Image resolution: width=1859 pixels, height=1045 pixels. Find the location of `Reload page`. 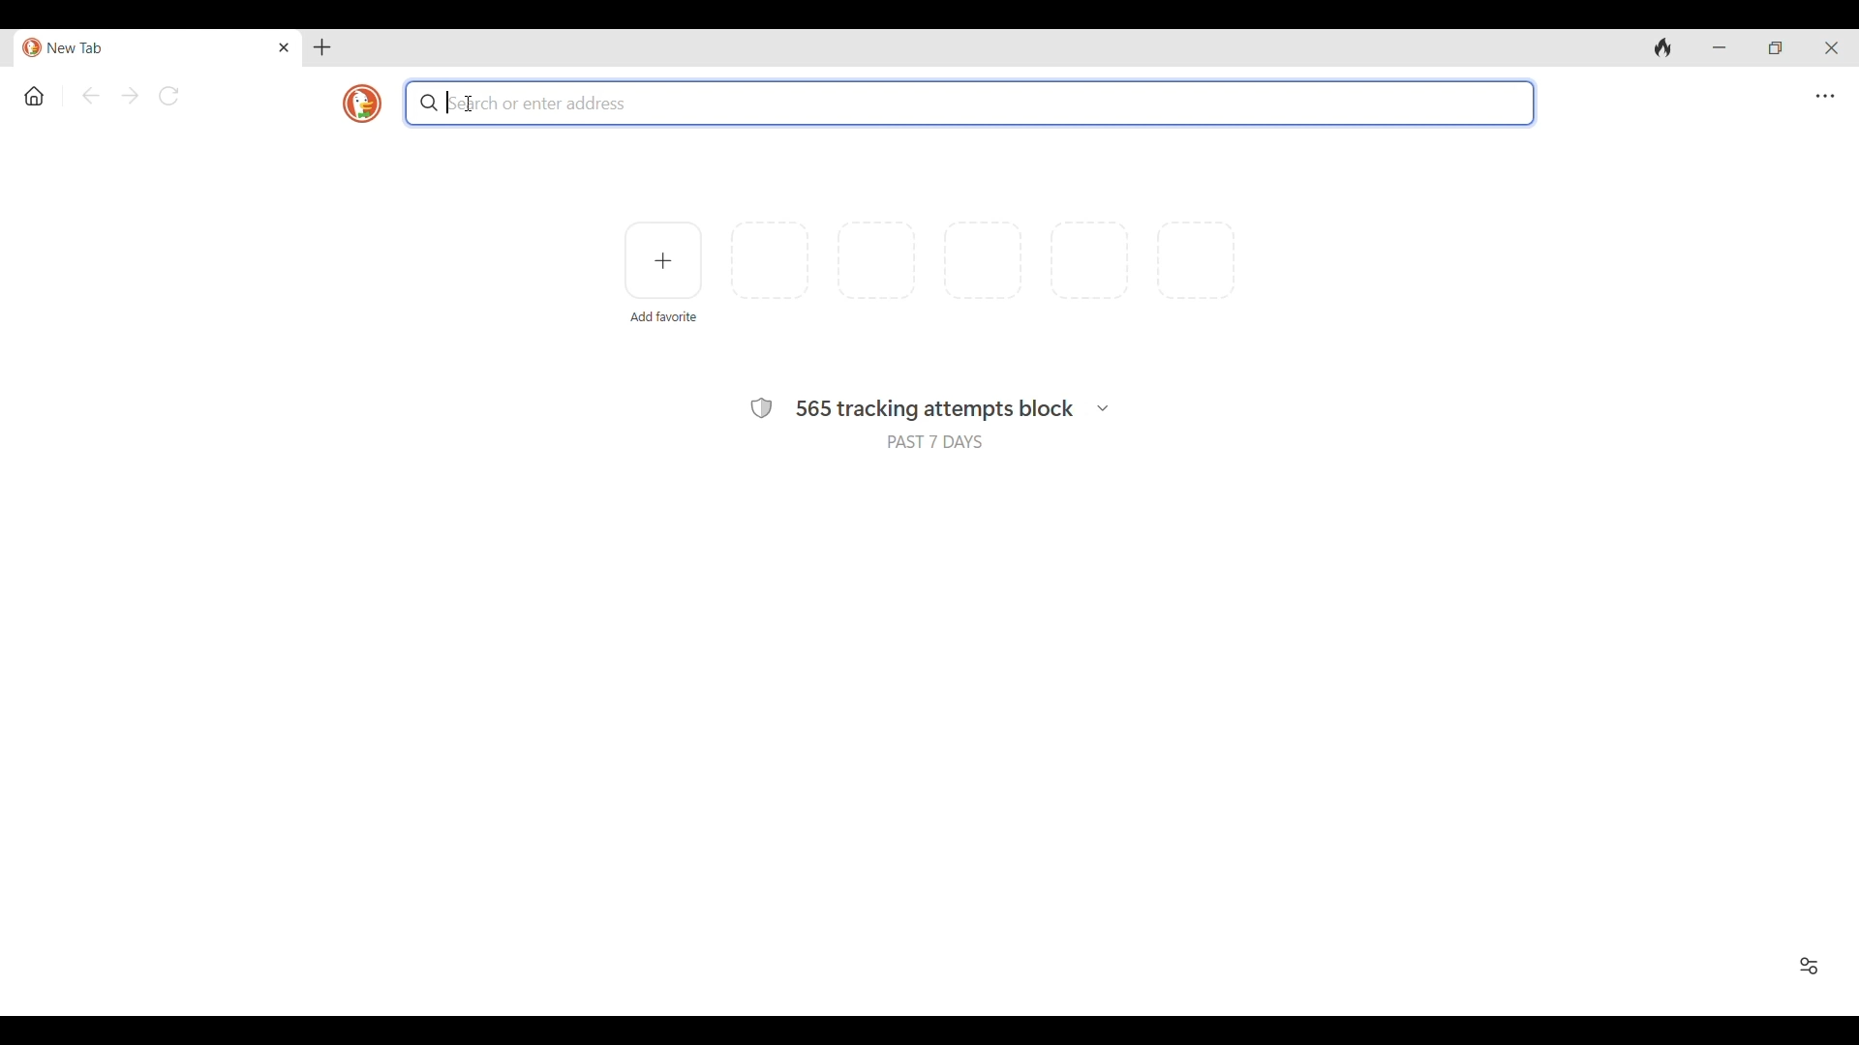

Reload page is located at coordinates (168, 96).